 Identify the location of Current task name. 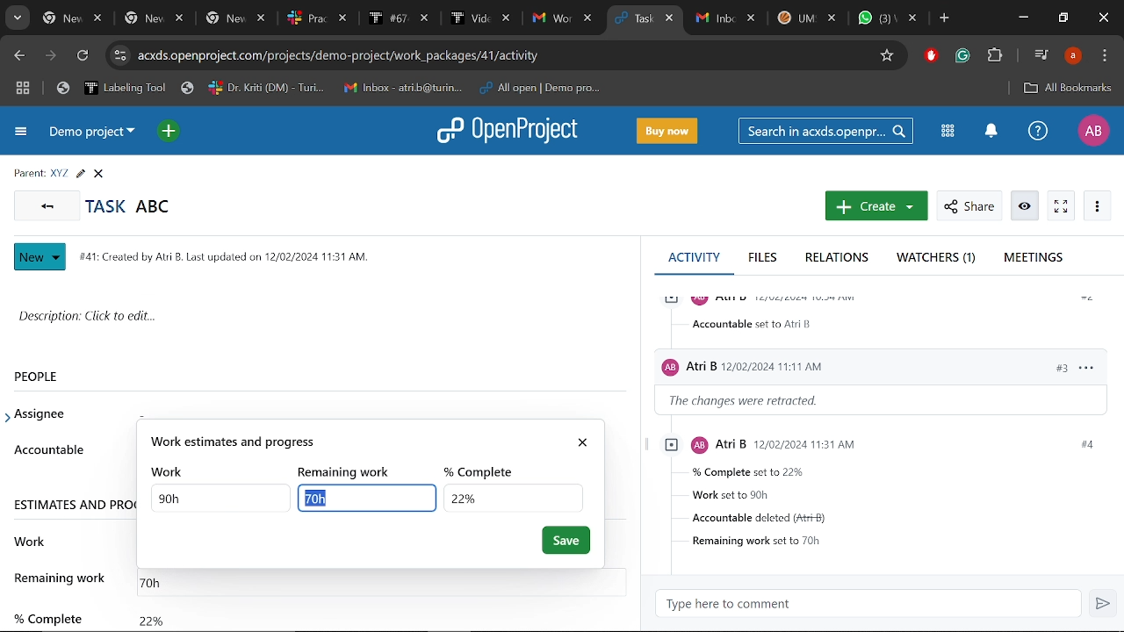
(134, 205).